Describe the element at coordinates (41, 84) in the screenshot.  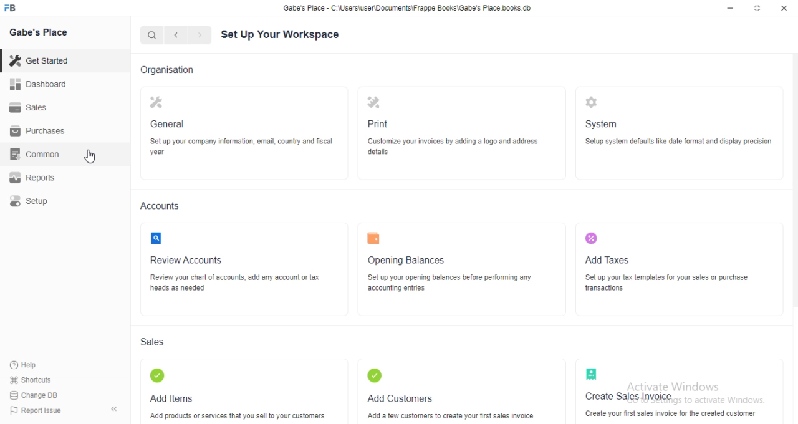
I see `Dashboard` at that location.